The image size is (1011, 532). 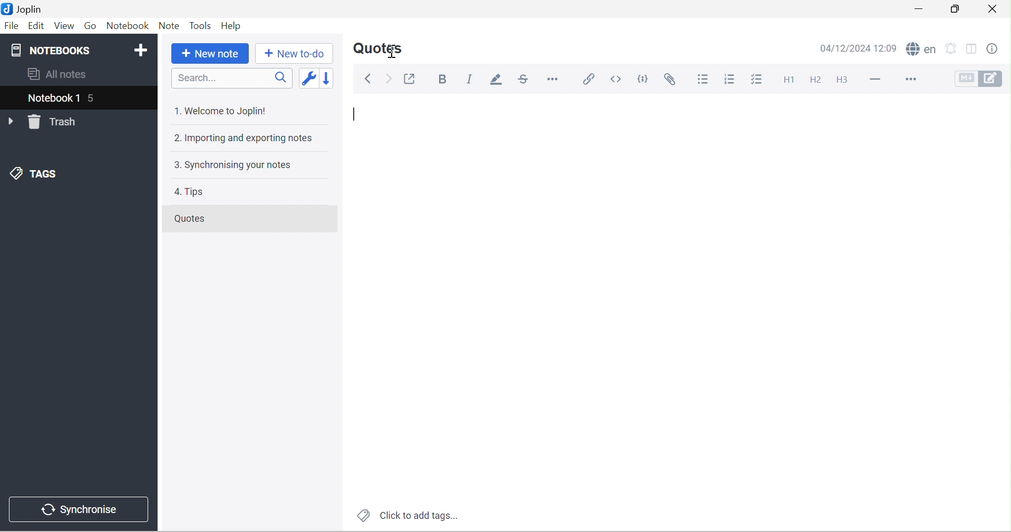 I want to click on Insert / edit code, so click(x=590, y=80).